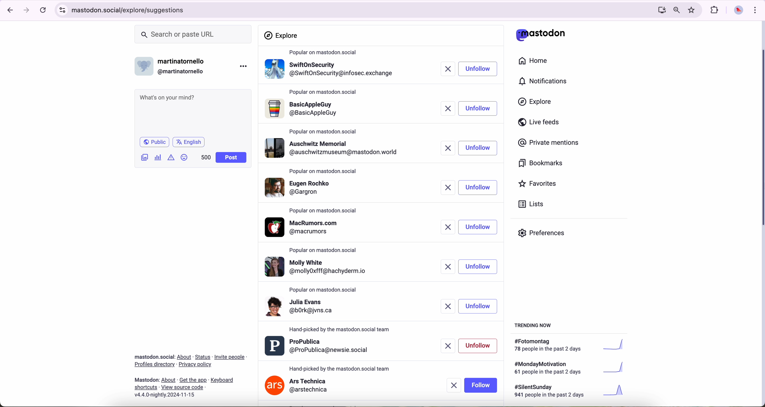 This screenshot has width=765, height=407. Describe the element at coordinates (570, 392) in the screenshot. I see `#silentsunday` at that location.